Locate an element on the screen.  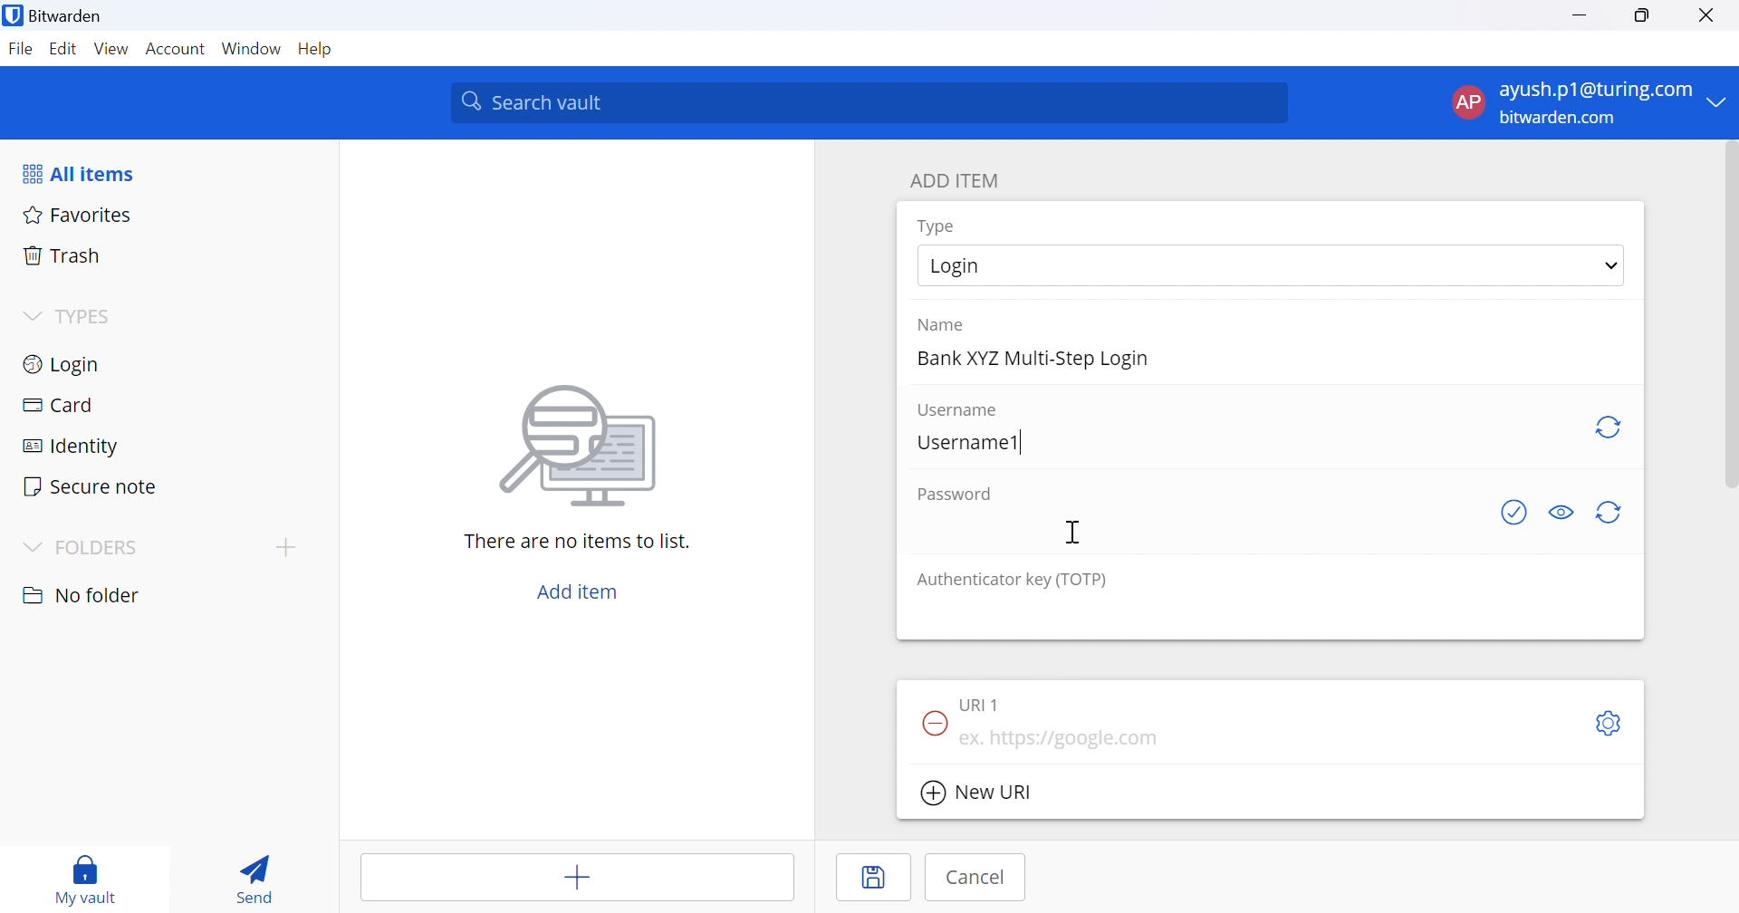
Cursor is located at coordinates (1079, 532).